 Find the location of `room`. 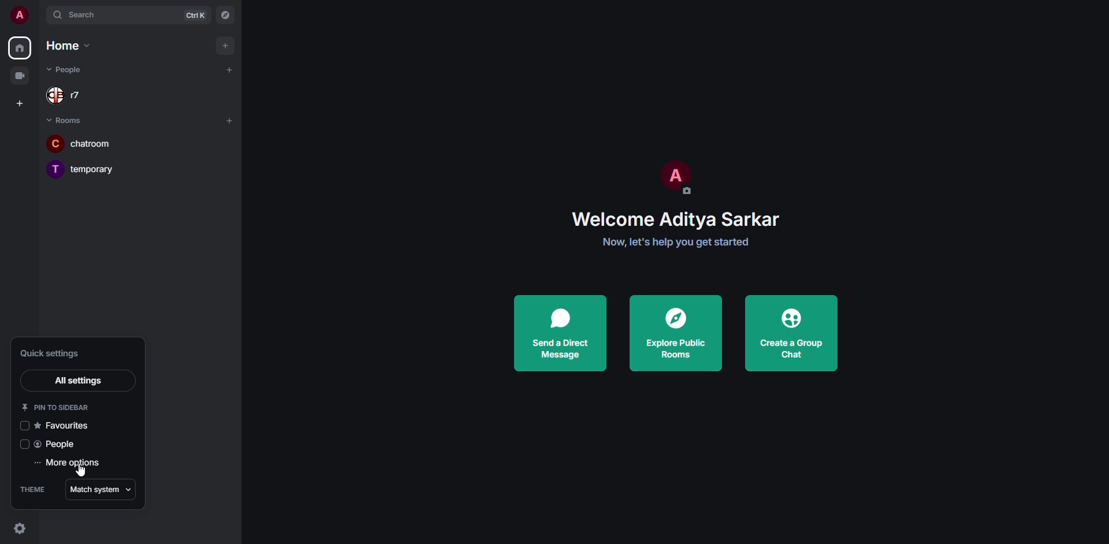

room is located at coordinates (84, 143).